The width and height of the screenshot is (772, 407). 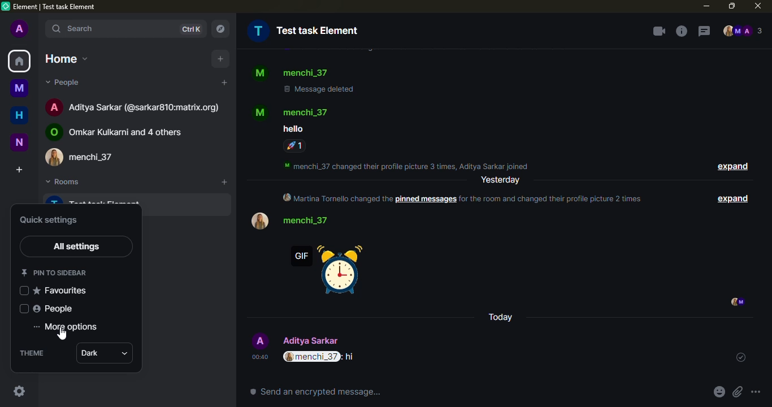 I want to click on send an encrypted message, so click(x=316, y=392).